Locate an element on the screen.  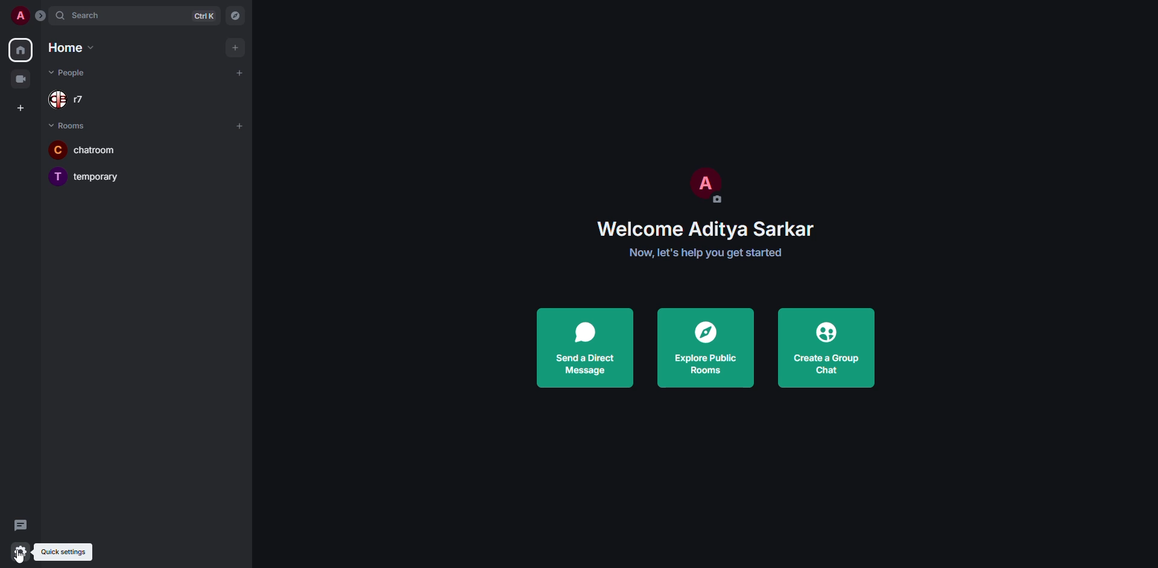
chatroom is located at coordinates (92, 150).